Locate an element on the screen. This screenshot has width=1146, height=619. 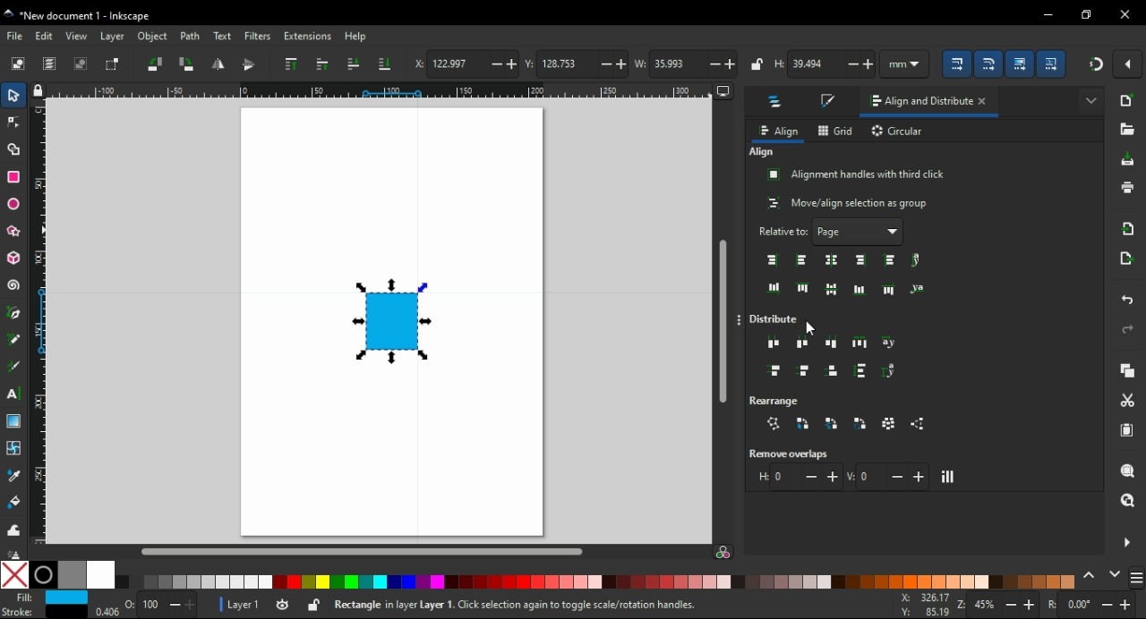
grid is located at coordinates (836, 131).